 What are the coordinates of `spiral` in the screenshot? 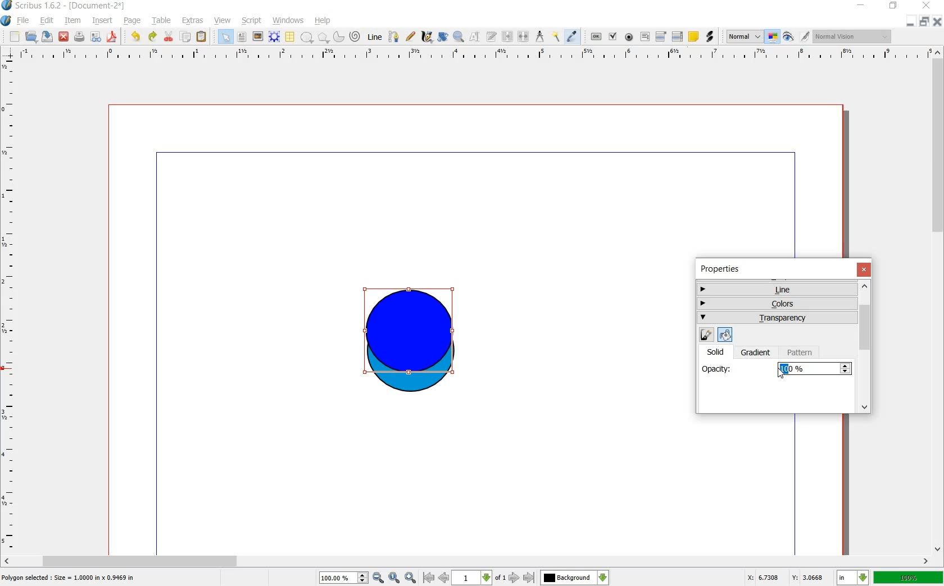 It's located at (355, 37).